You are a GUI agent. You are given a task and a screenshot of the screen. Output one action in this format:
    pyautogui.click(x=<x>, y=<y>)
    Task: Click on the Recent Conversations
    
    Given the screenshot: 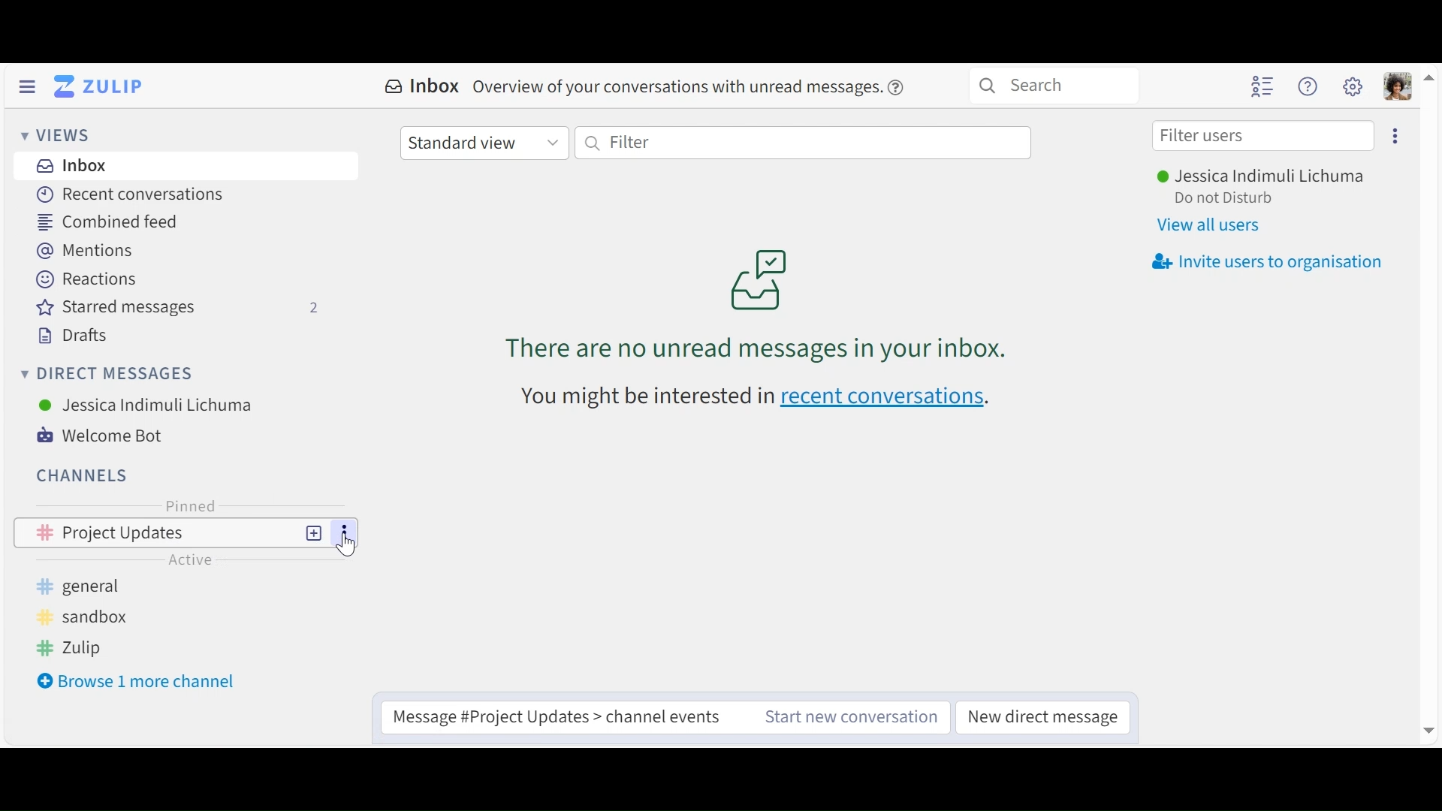 What is the action you would take?
    pyautogui.click(x=131, y=194)
    